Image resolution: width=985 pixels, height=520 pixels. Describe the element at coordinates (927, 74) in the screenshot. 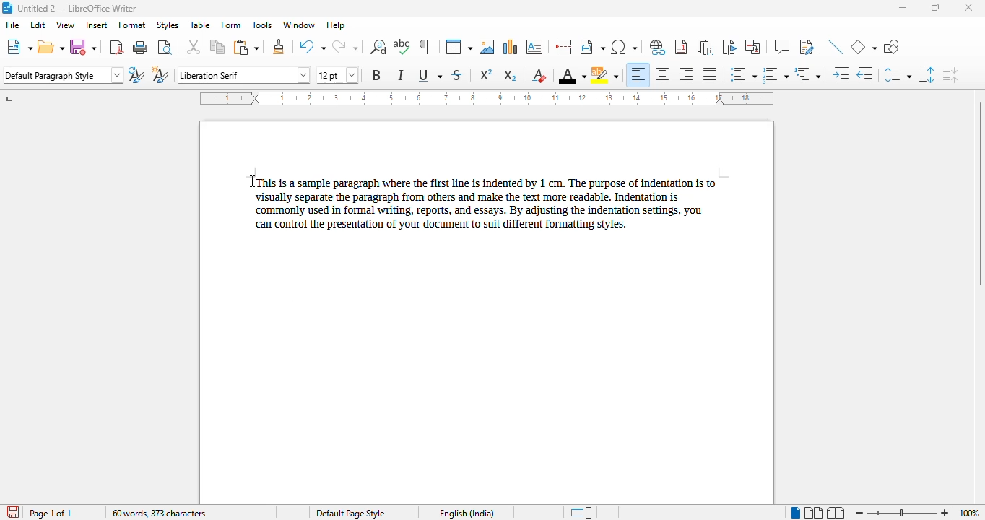

I see `increase paragraph spacing` at that location.